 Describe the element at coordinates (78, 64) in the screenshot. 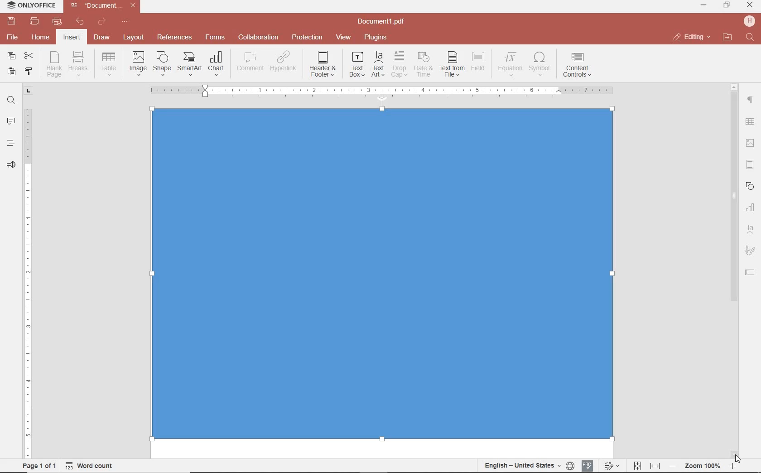

I see `INSERT PAGE OR SECTION BREAK` at that location.